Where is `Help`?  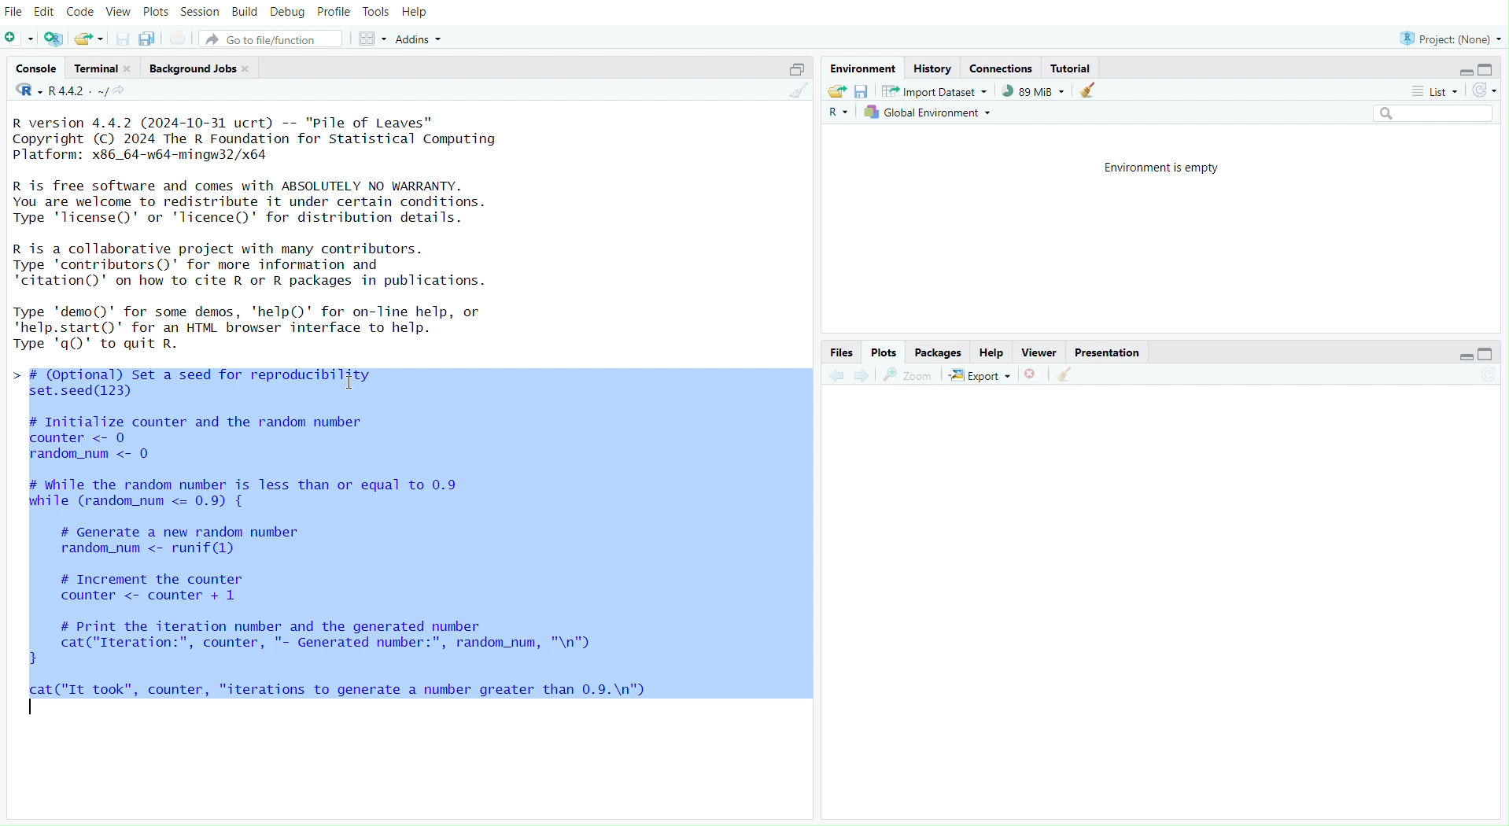
Help is located at coordinates (992, 352).